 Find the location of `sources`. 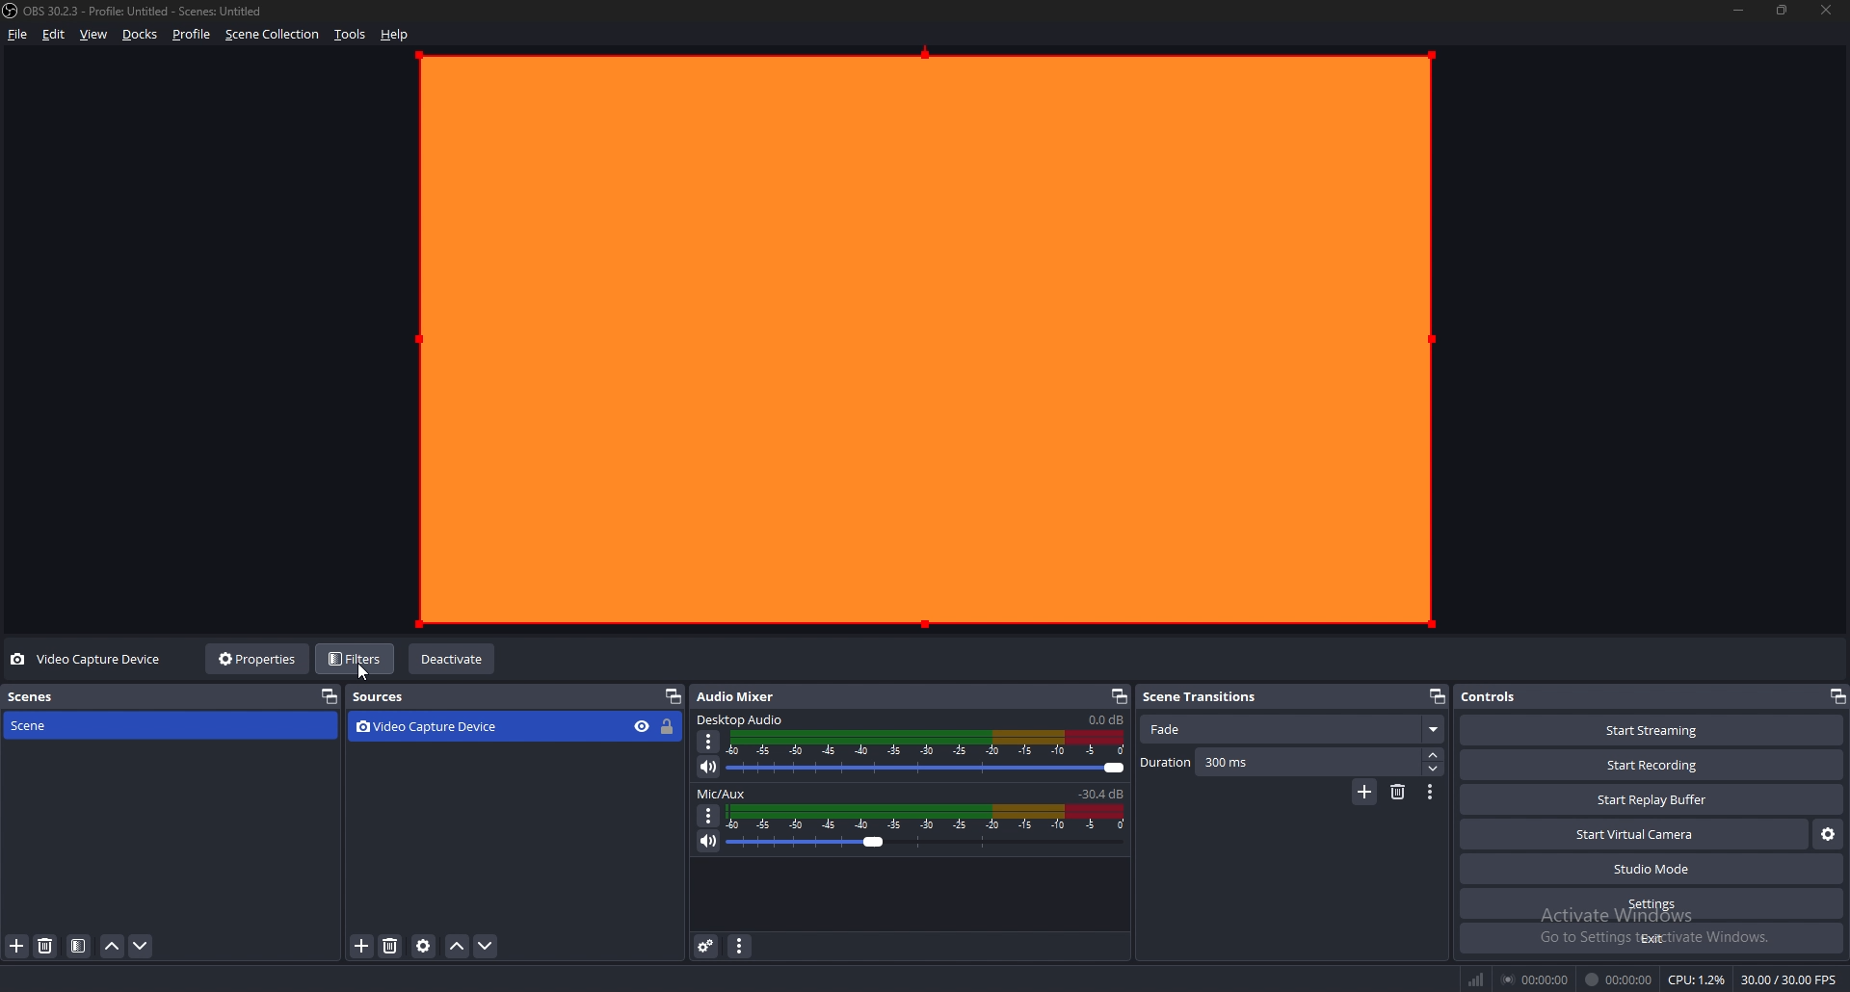

sources is located at coordinates (394, 697).